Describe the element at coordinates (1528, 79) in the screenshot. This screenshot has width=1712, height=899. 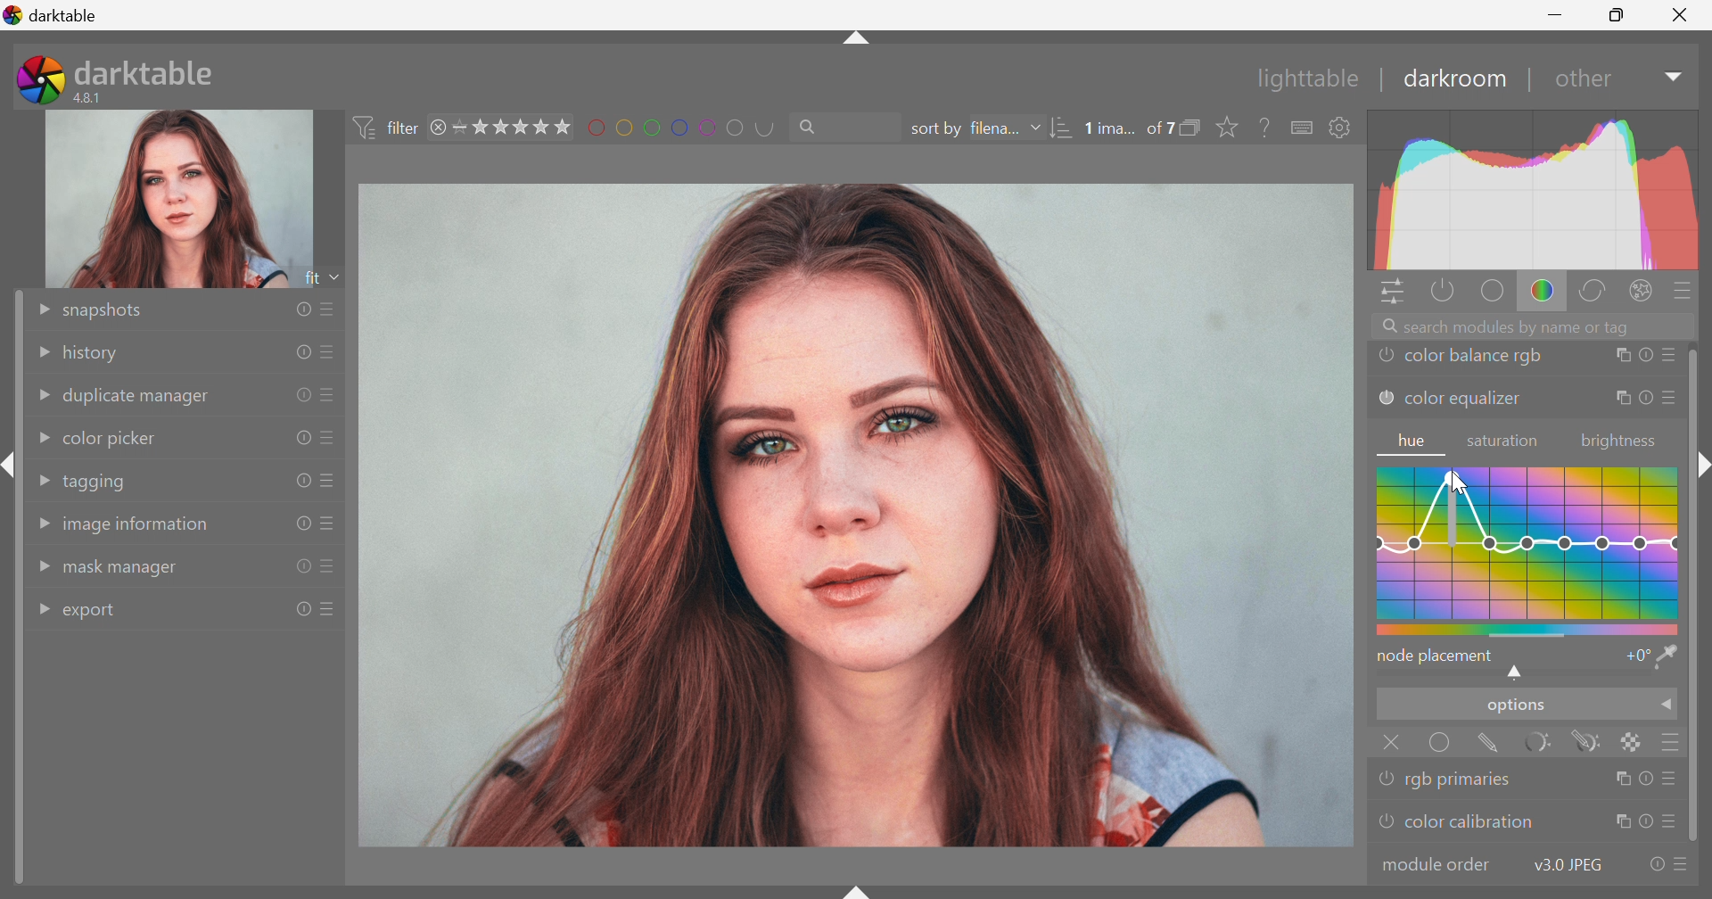
I see `|` at that location.